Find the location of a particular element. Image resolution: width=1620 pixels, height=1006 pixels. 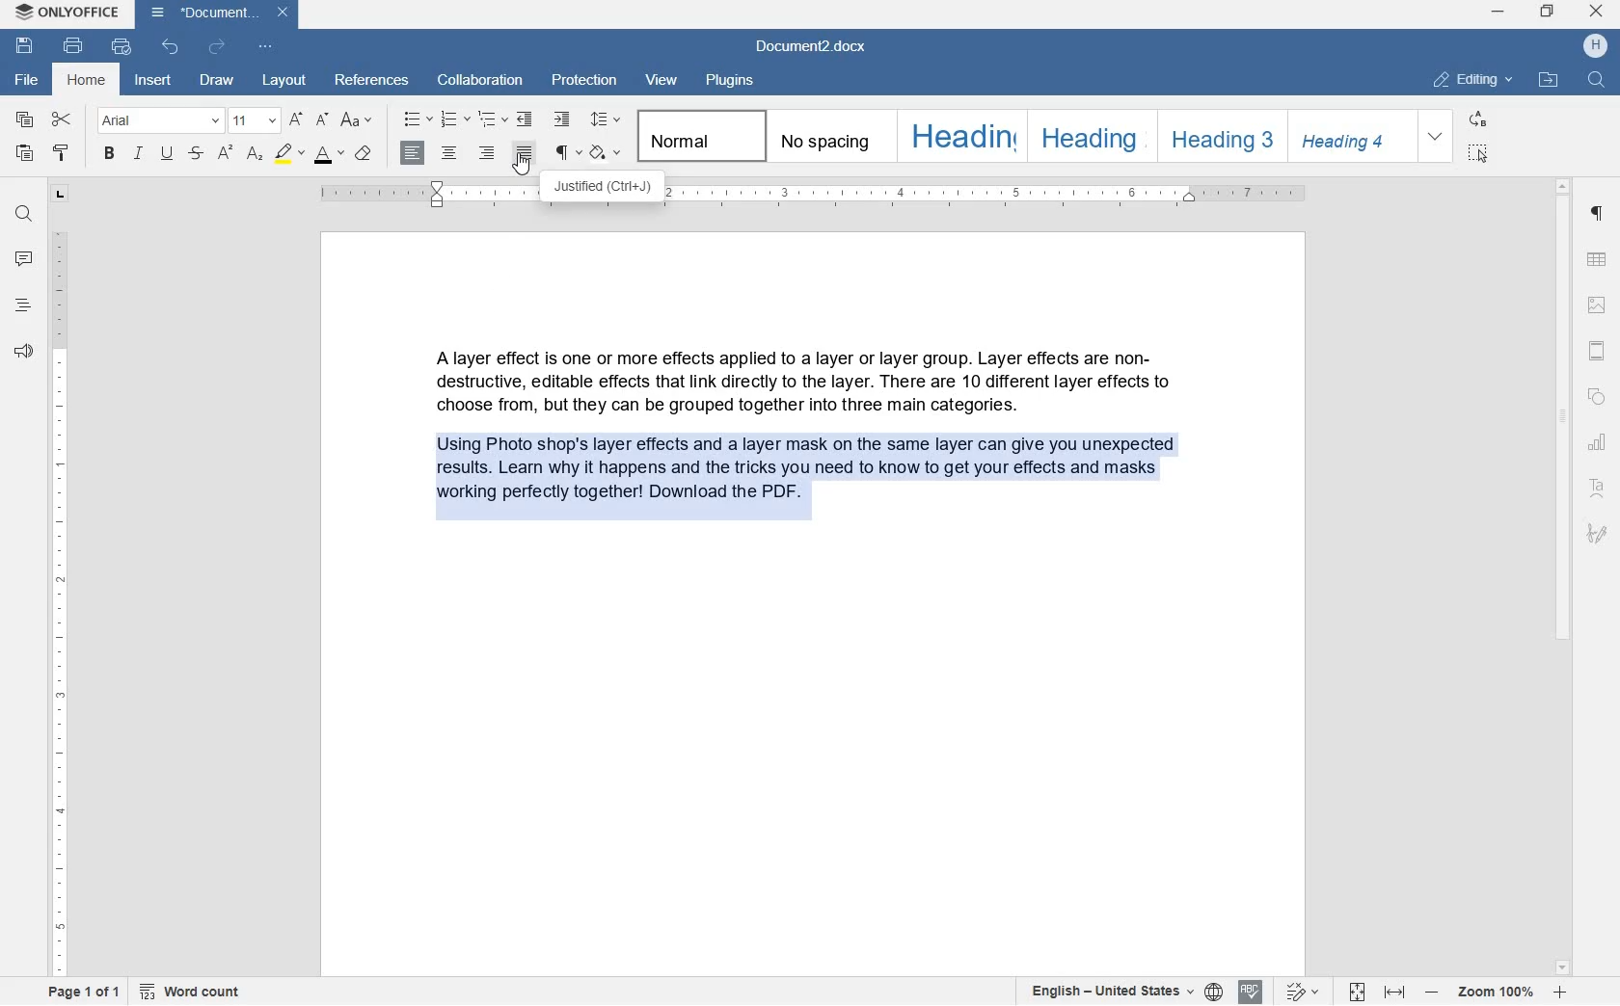

UNDO is located at coordinates (172, 49).